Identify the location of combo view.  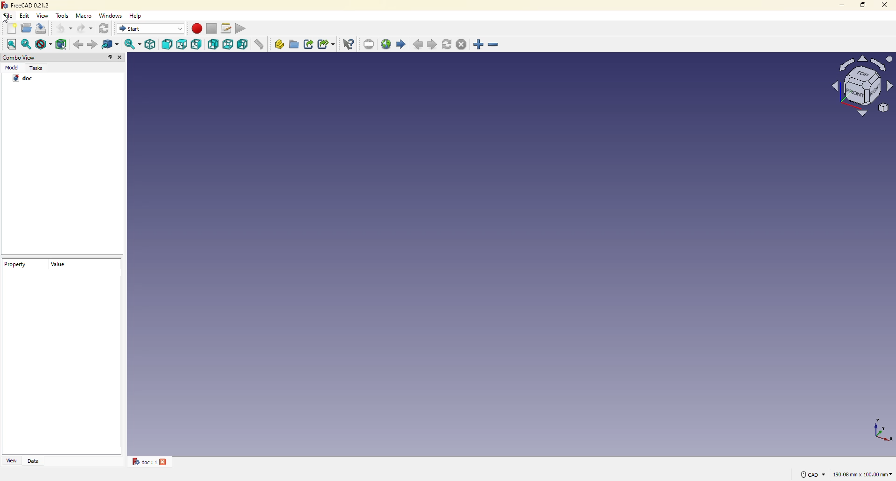
(19, 58).